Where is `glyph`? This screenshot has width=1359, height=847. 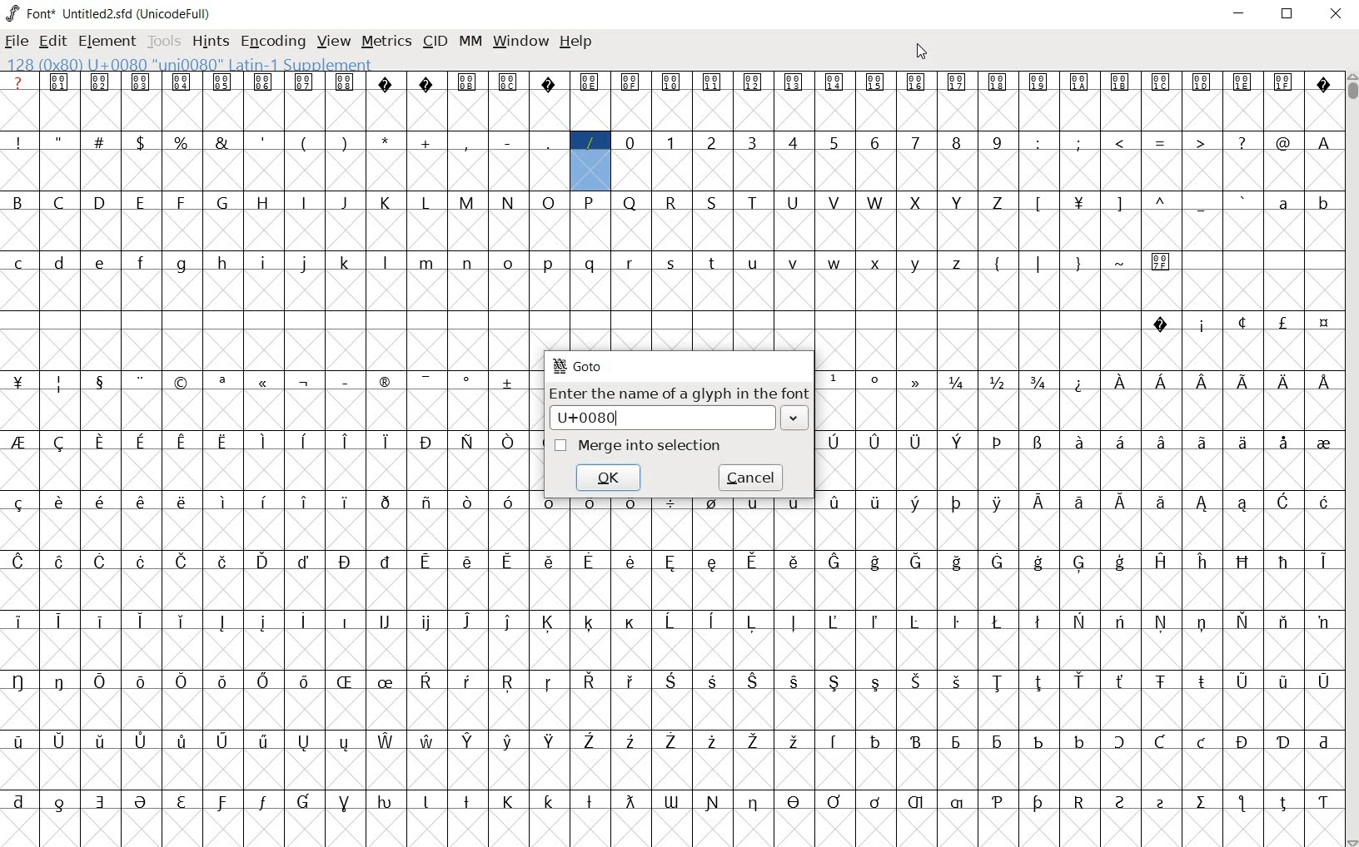
glyph is located at coordinates (1161, 804).